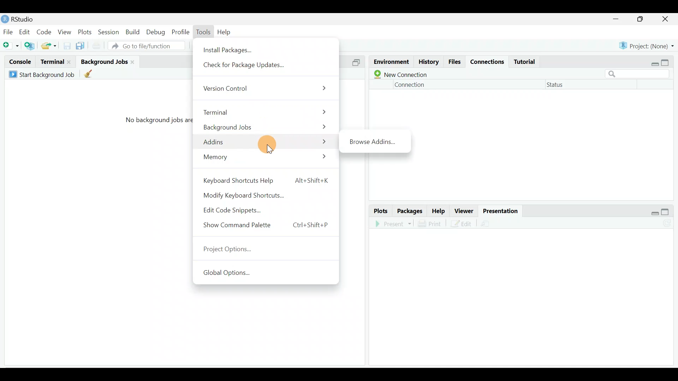 This screenshot has height=381, width=678. What do you see at coordinates (639, 74) in the screenshot?
I see `Search bar` at bounding box center [639, 74].